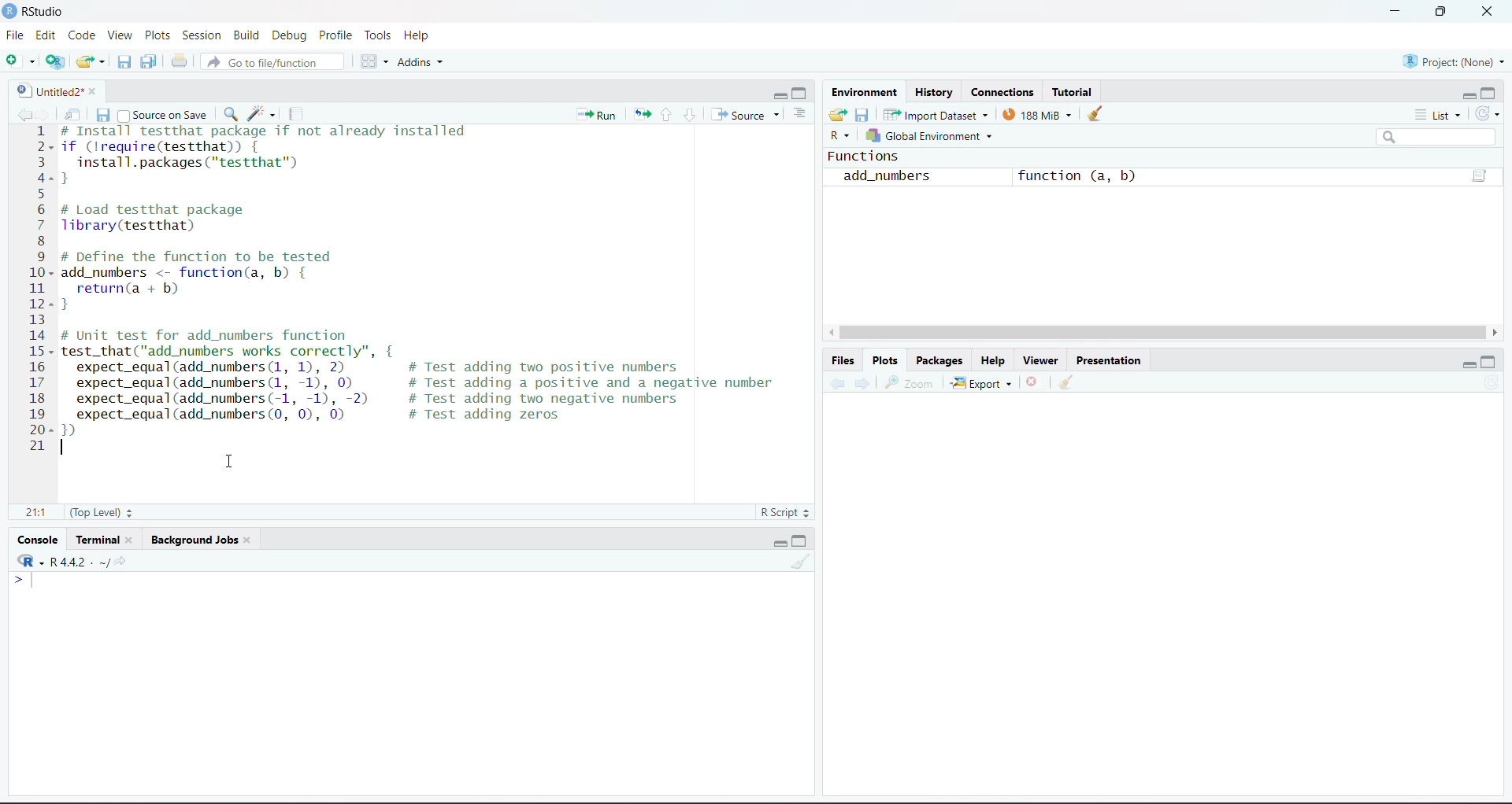  Describe the element at coordinates (1038, 115) in the screenshot. I see `188 Mib` at that location.